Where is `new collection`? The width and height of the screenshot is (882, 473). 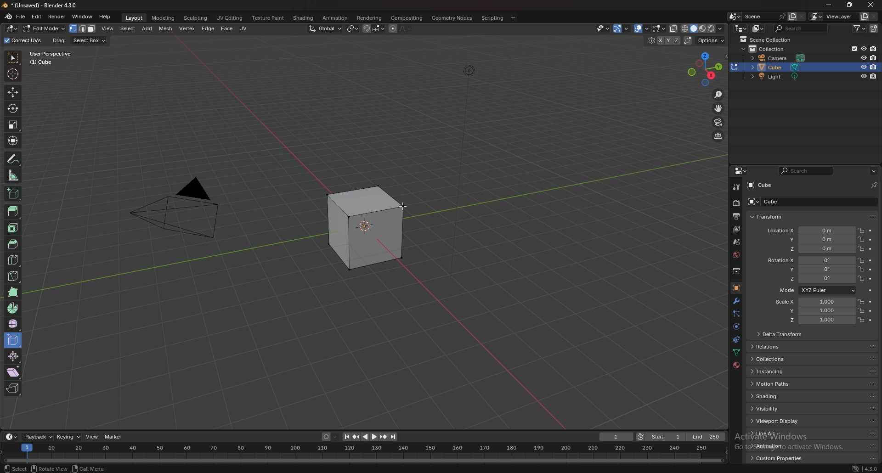
new collection is located at coordinates (875, 28).